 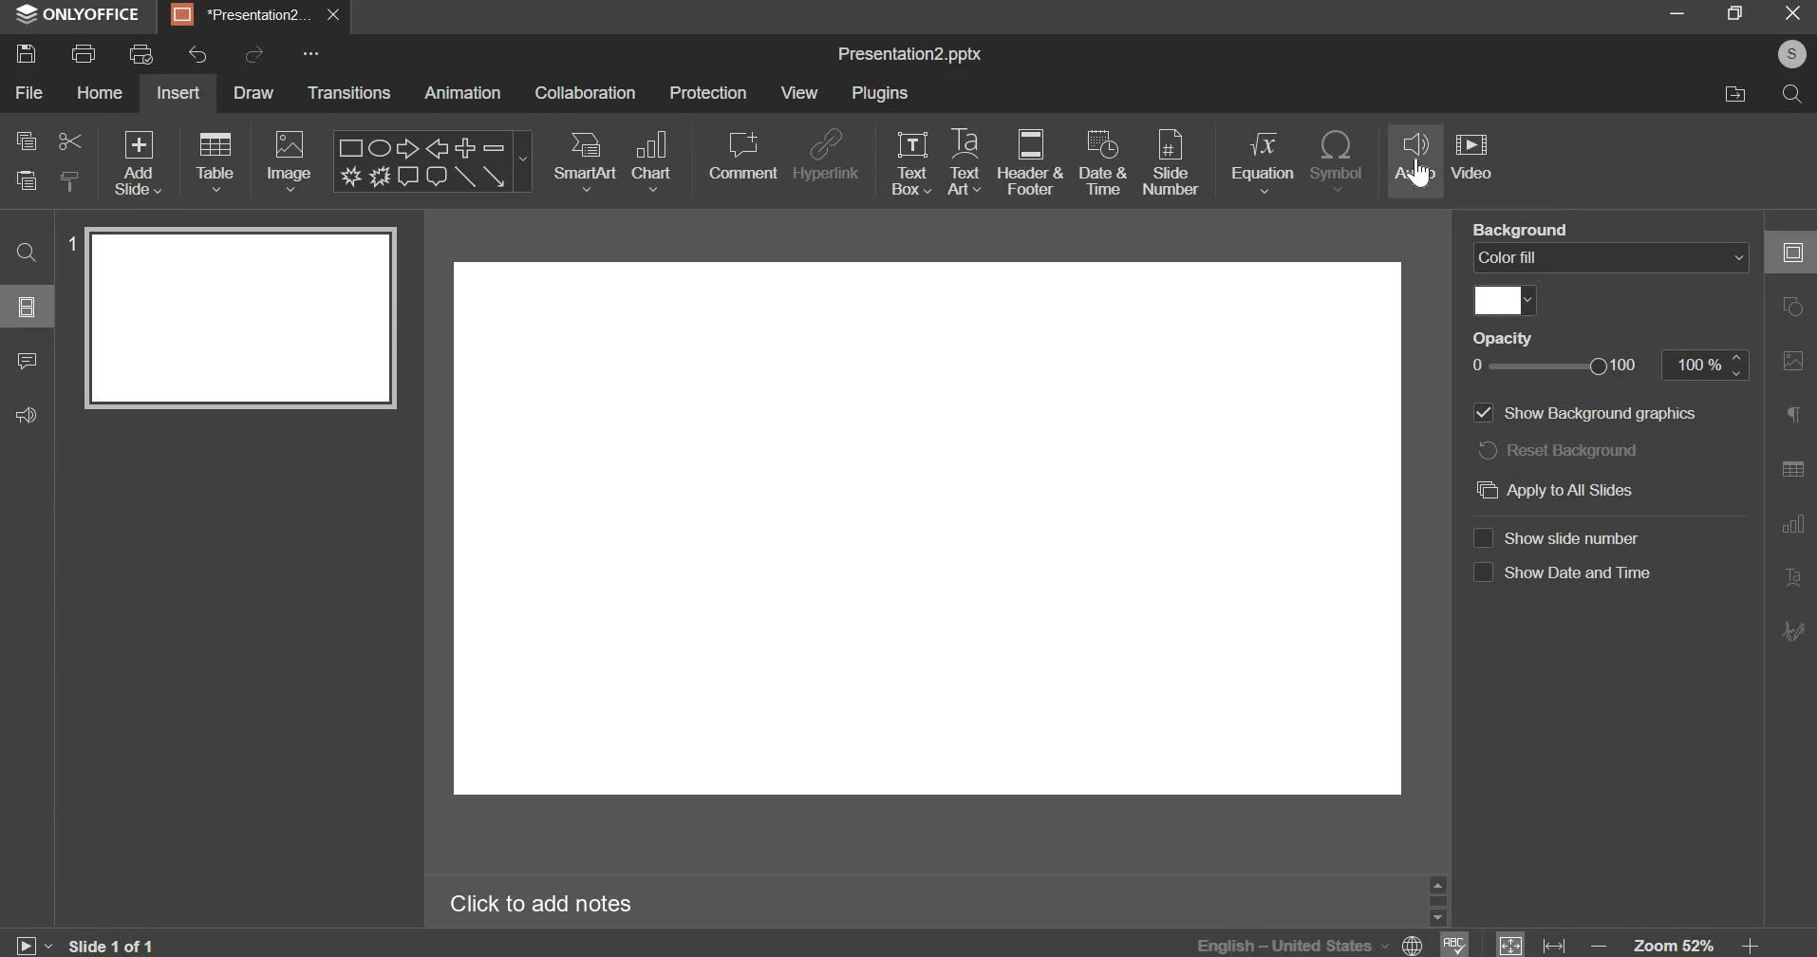 What do you see at coordinates (1035, 163) in the screenshot?
I see `header & footer` at bounding box center [1035, 163].